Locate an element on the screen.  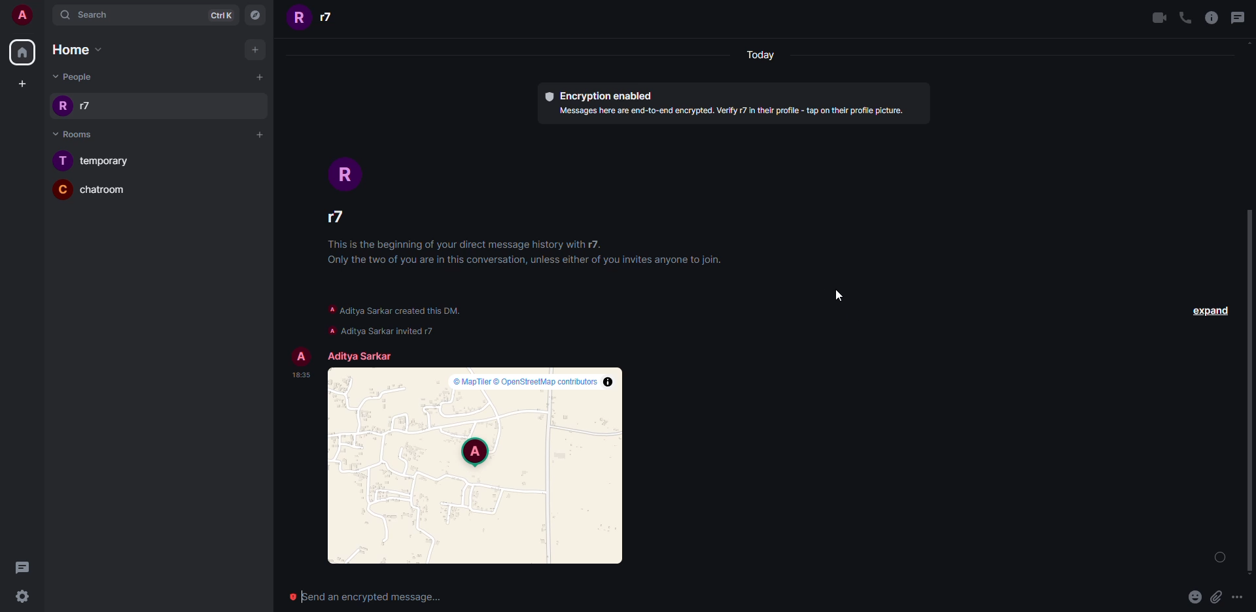
profile is located at coordinates (301, 358).